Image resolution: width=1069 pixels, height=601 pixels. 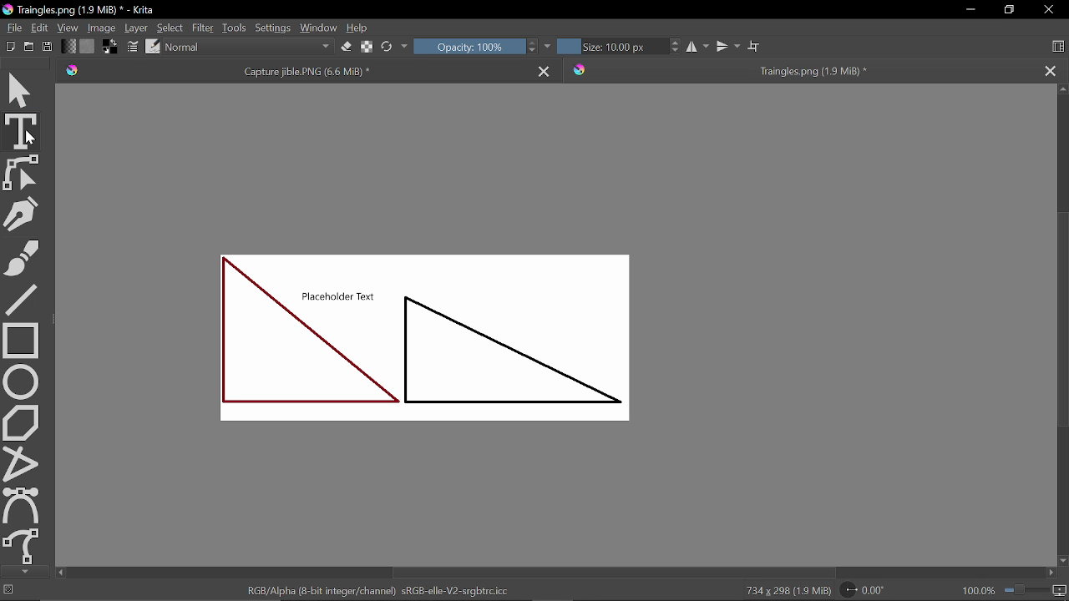 What do you see at coordinates (1062, 560) in the screenshot?
I see `Move down` at bounding box center [1062, 560].